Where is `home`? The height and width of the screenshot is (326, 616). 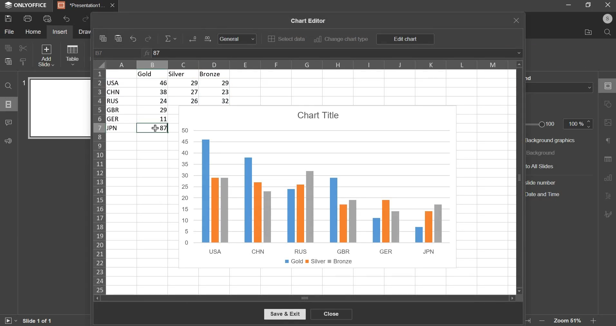
home is located at coordinates (33, 32).